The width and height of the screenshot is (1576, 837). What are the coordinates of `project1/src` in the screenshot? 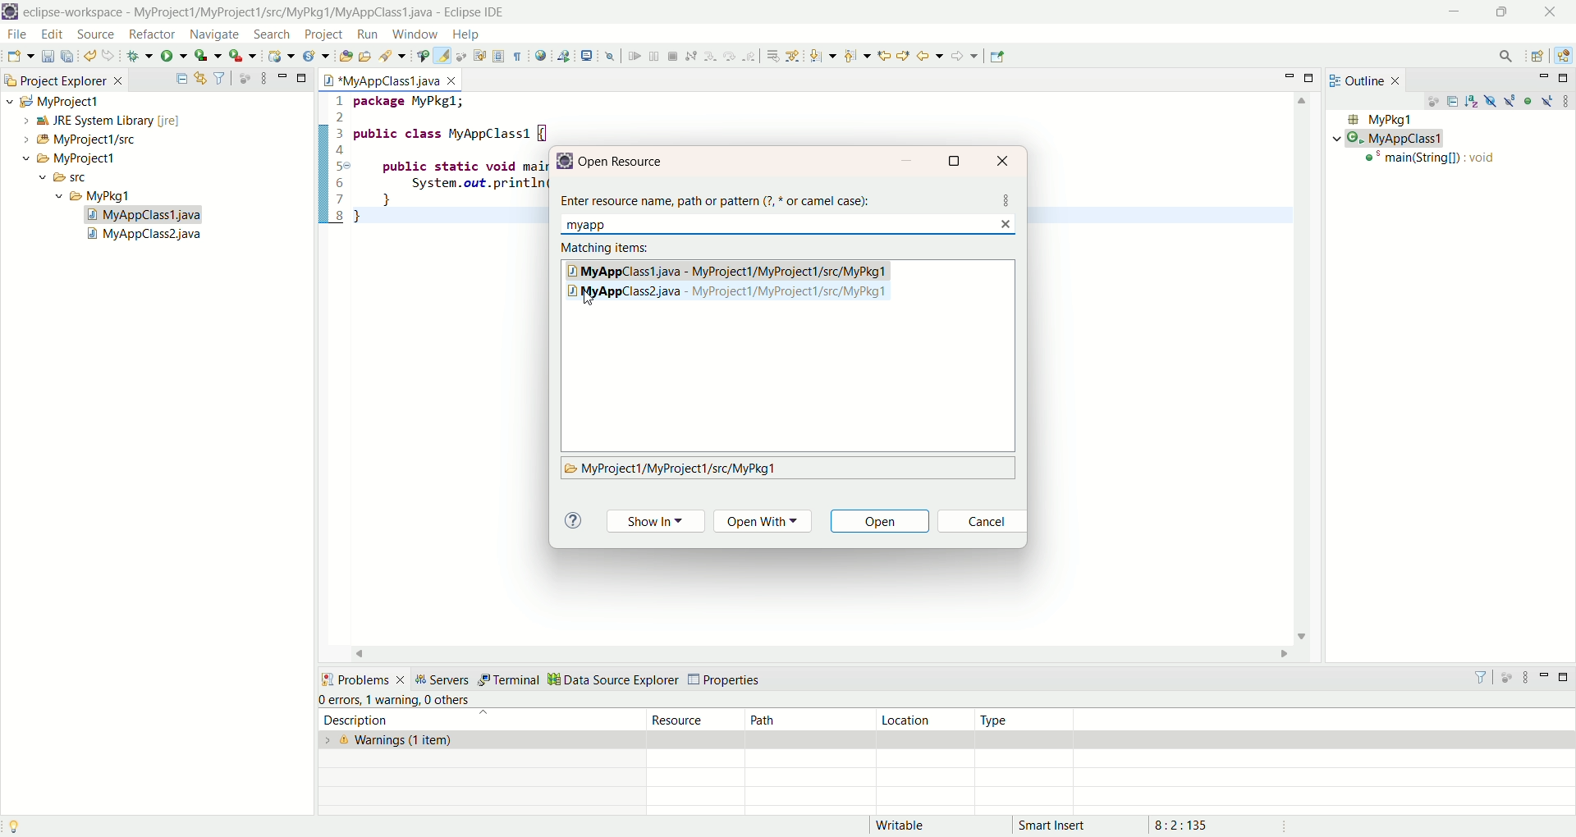 It's located at (72, 139).